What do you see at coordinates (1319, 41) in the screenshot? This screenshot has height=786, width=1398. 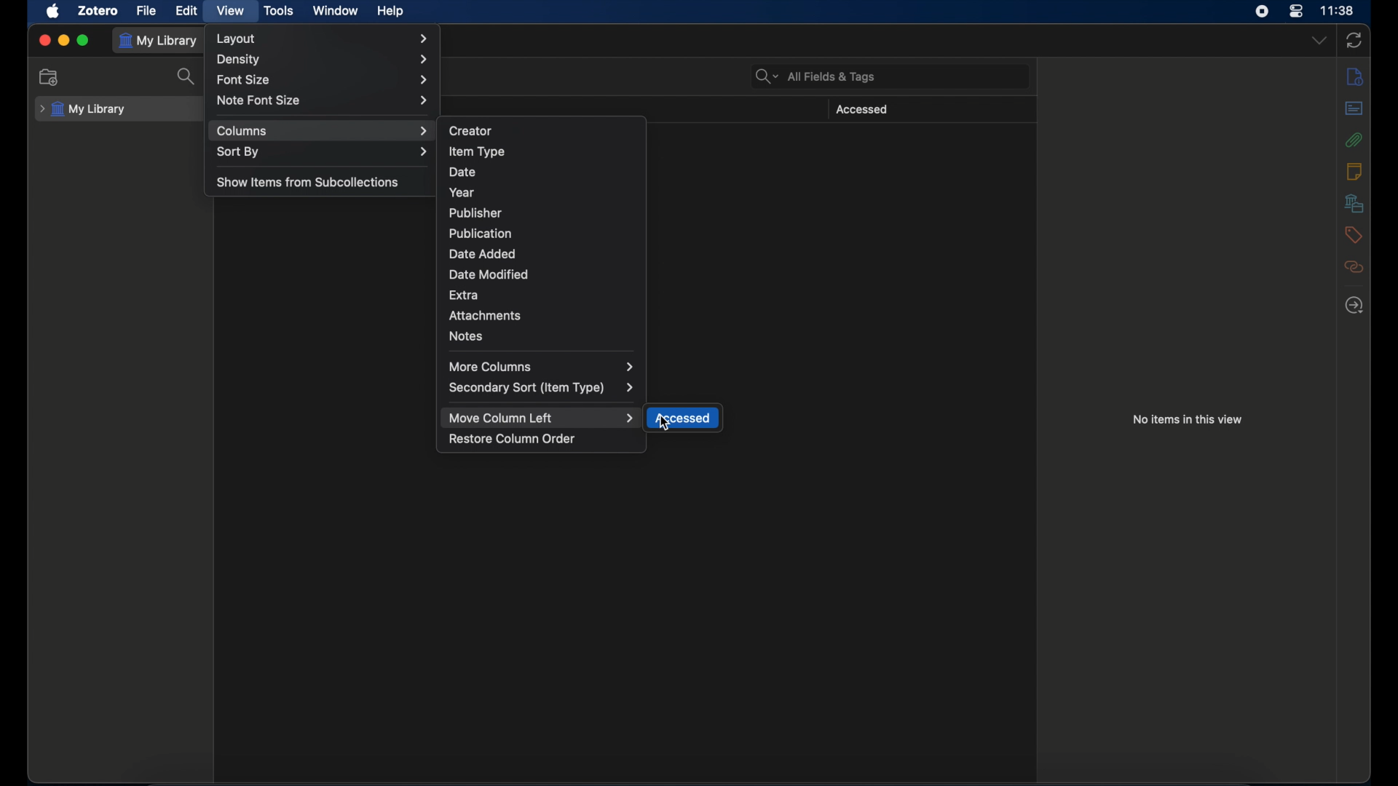 I see `dropdown` at bounding box center [1319, 41].